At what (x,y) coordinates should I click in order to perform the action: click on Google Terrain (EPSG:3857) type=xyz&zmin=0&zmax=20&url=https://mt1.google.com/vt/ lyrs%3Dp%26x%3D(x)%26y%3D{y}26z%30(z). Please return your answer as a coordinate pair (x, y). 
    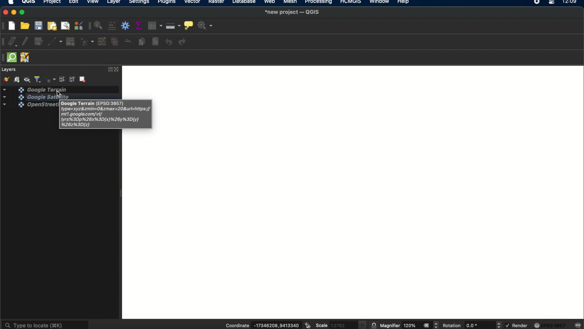
    Looking at the image, I should click on (105, 115).